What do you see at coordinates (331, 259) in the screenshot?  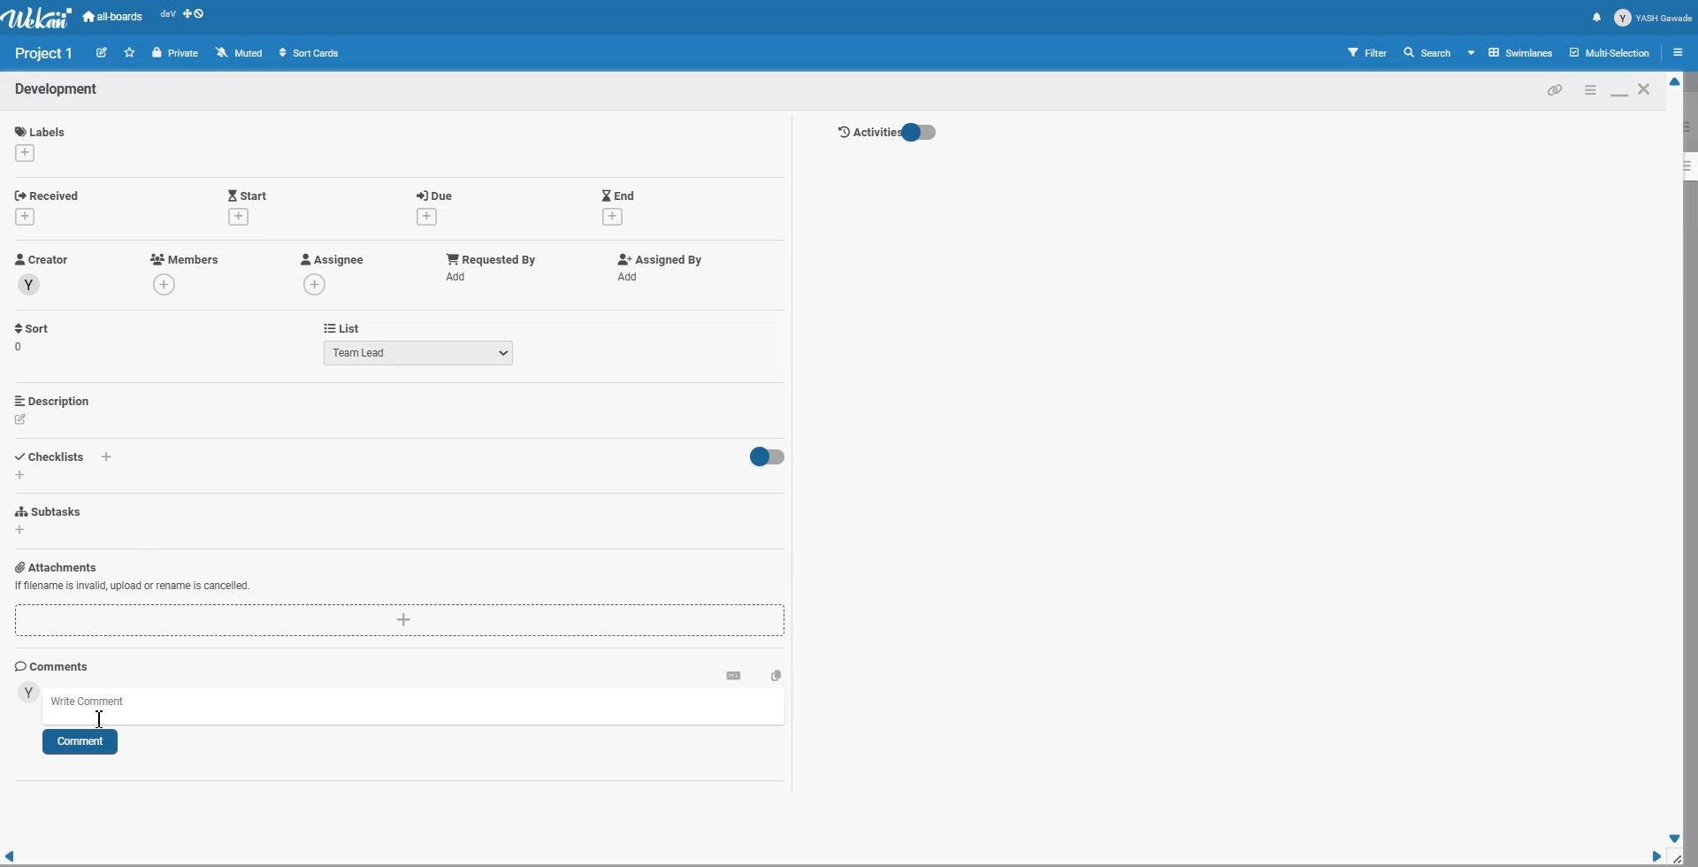 I see `Add Assignee` at bounding box center [331, 259].